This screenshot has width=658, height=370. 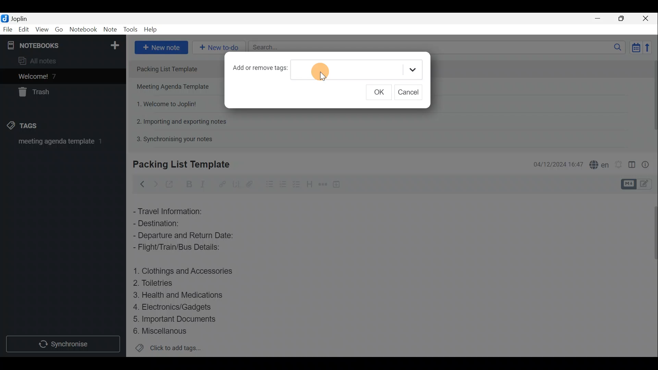 What do you see at coordinates (59, 29) in the screenshot?
I see `Go` at bounding box center [59, 29].